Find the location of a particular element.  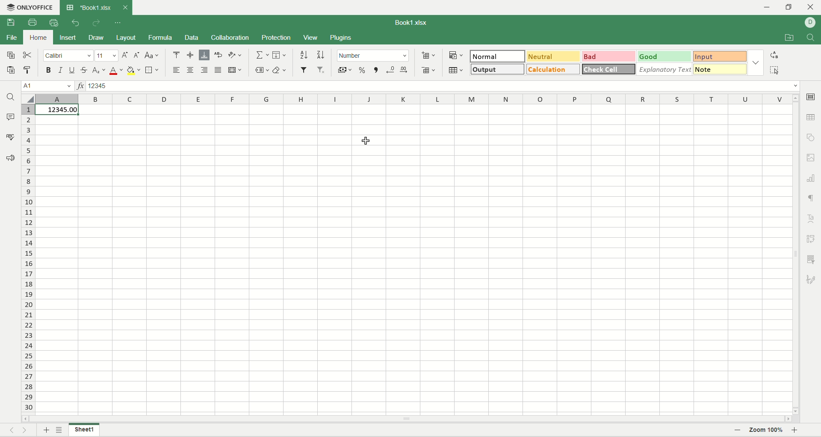

align center is located at coordinates (191, 70).